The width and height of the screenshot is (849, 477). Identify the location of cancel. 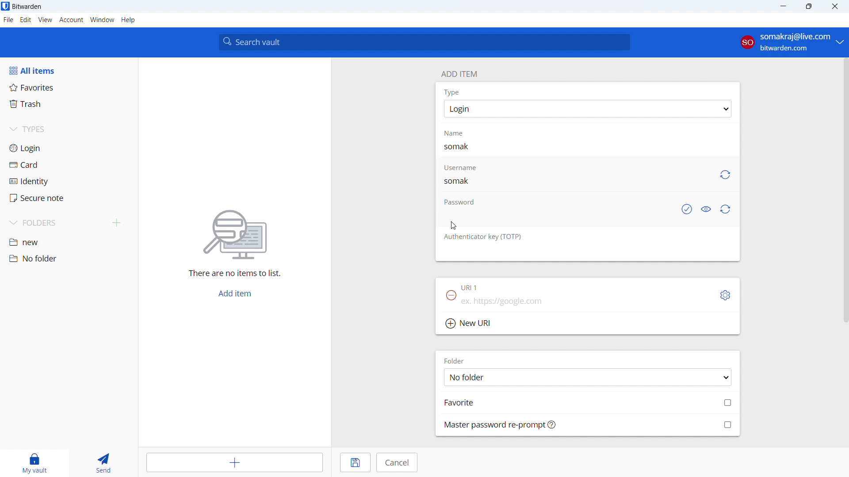
(397, 462).